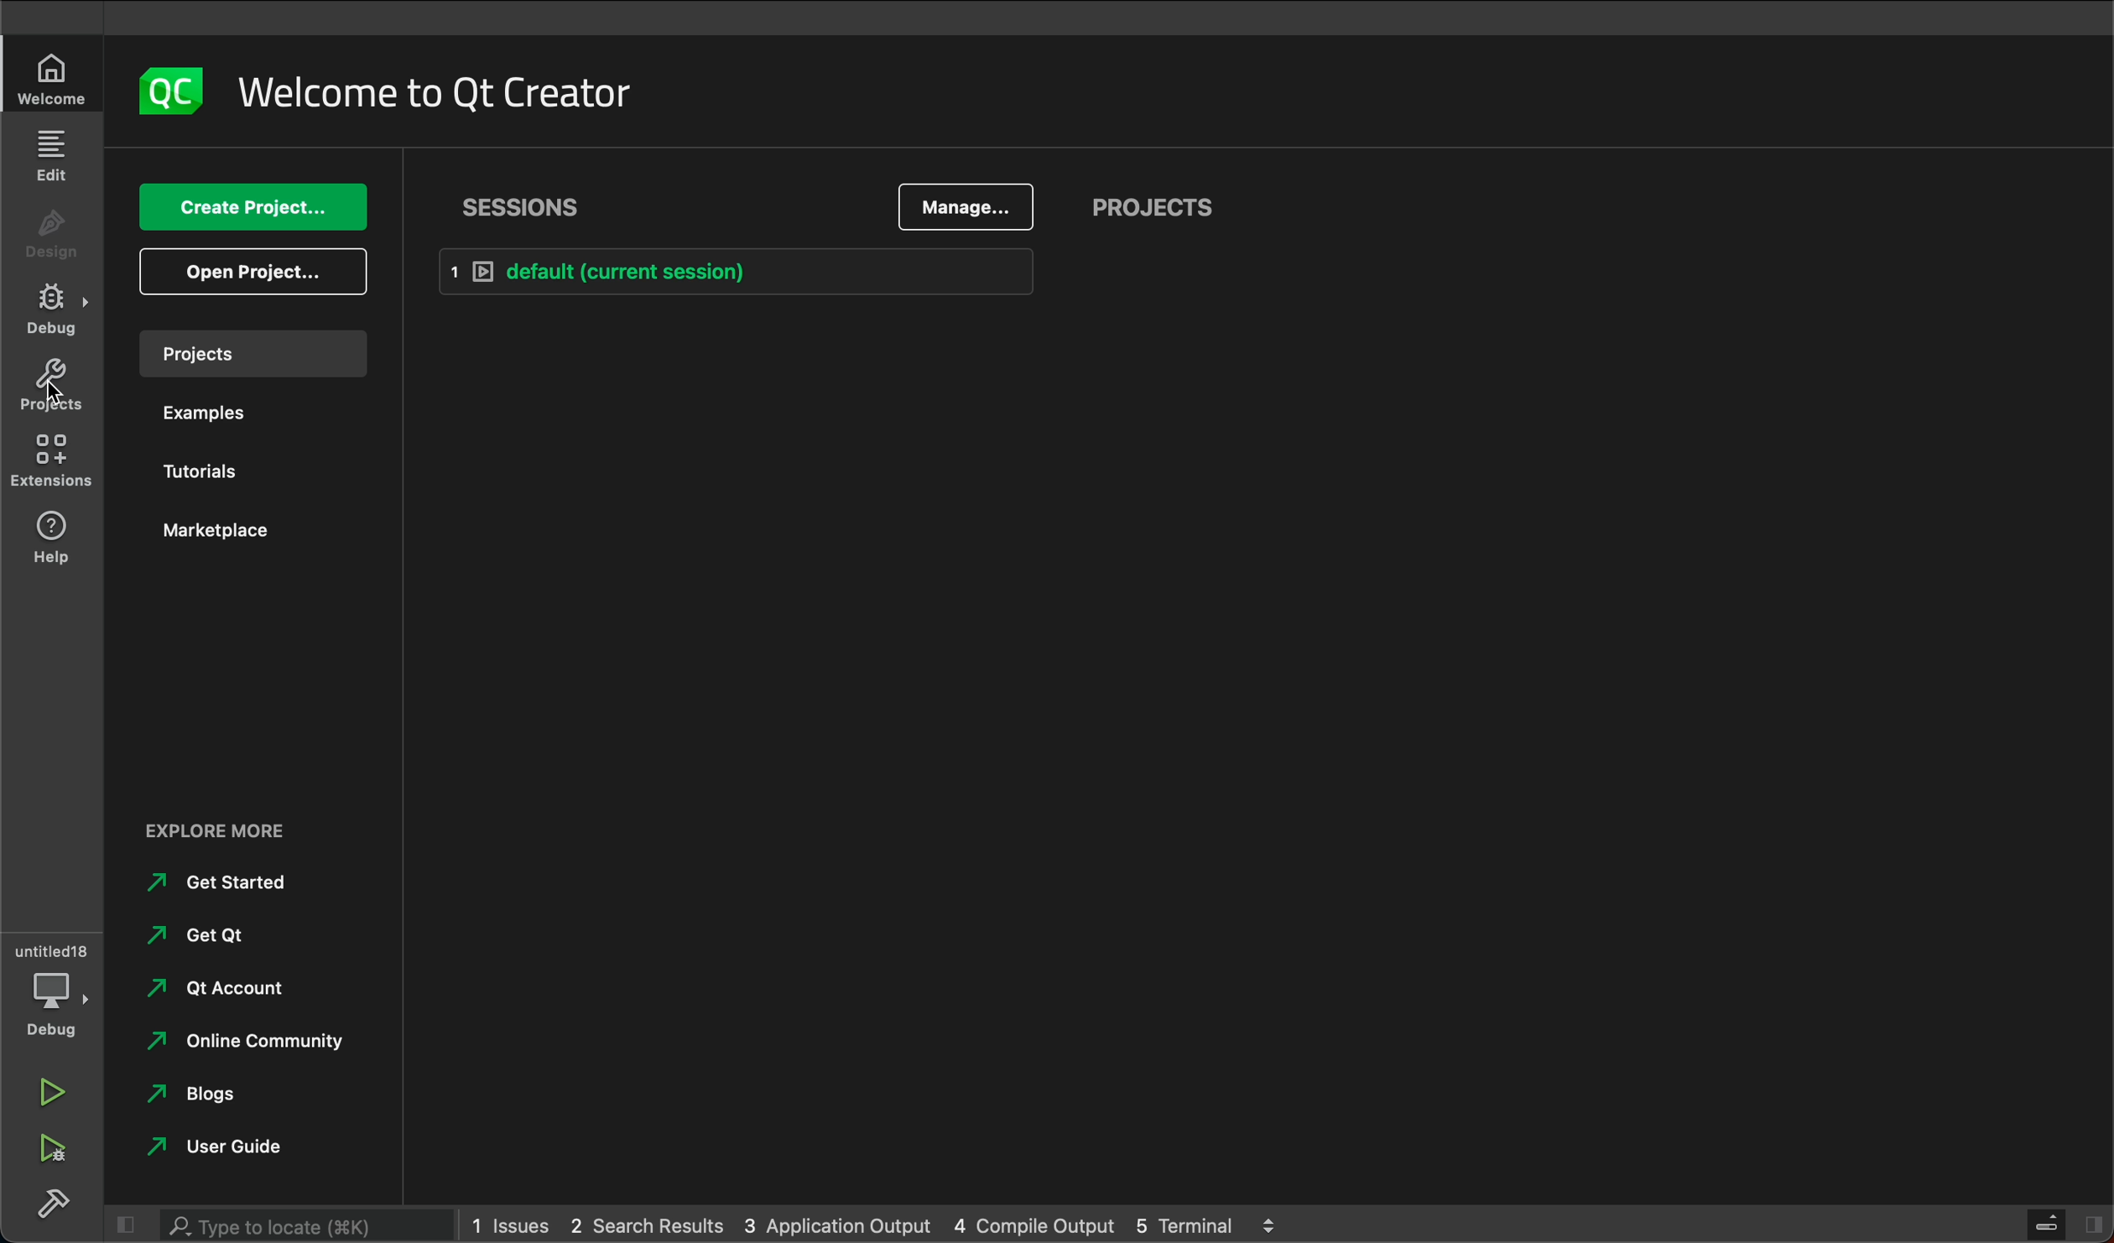  I want to click on untitled, so click(52, 944).